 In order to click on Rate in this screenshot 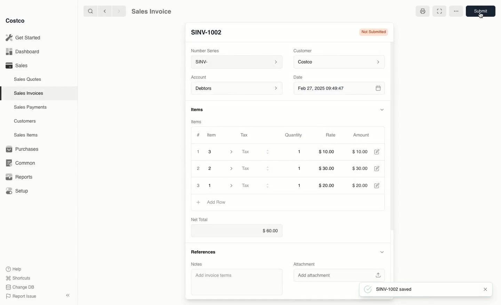, I will do `click(331, 135)`.